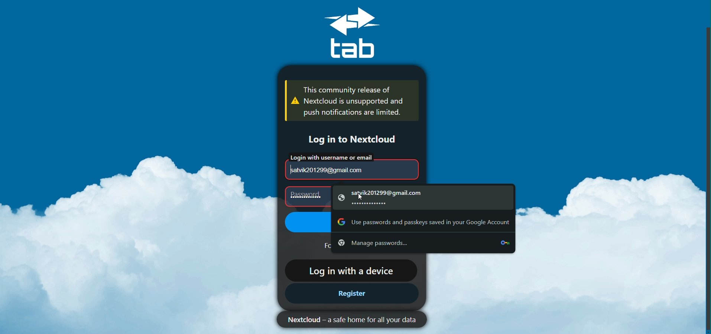  What do you see at coordinates (349, 102) in the screenshot?
I see `This community release of Nextcloud is unsupported and push notifications are limited.(Warning message)` at bounding box center [349, 102].